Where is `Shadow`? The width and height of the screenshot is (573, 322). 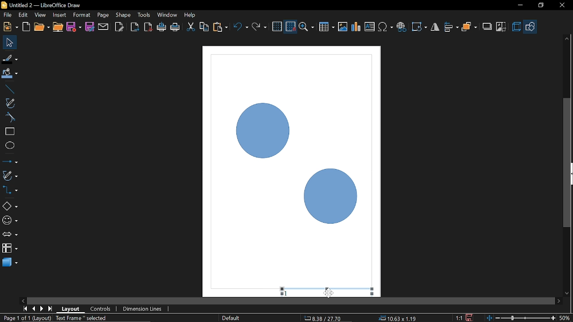
Shadow is located at coordinates (487, 28).